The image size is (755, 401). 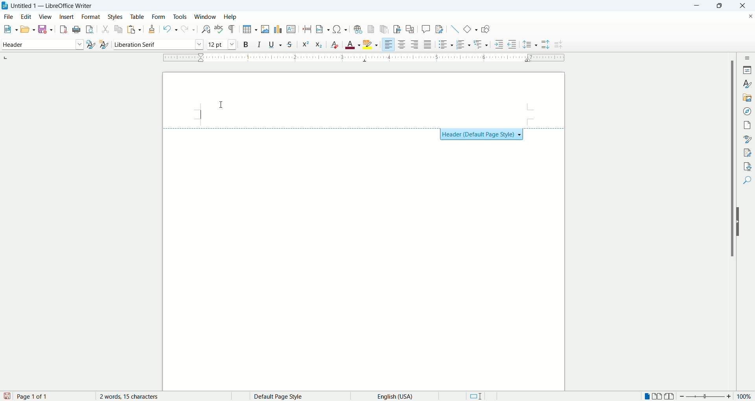 I want to click on styles, so click(x=748, y=83).